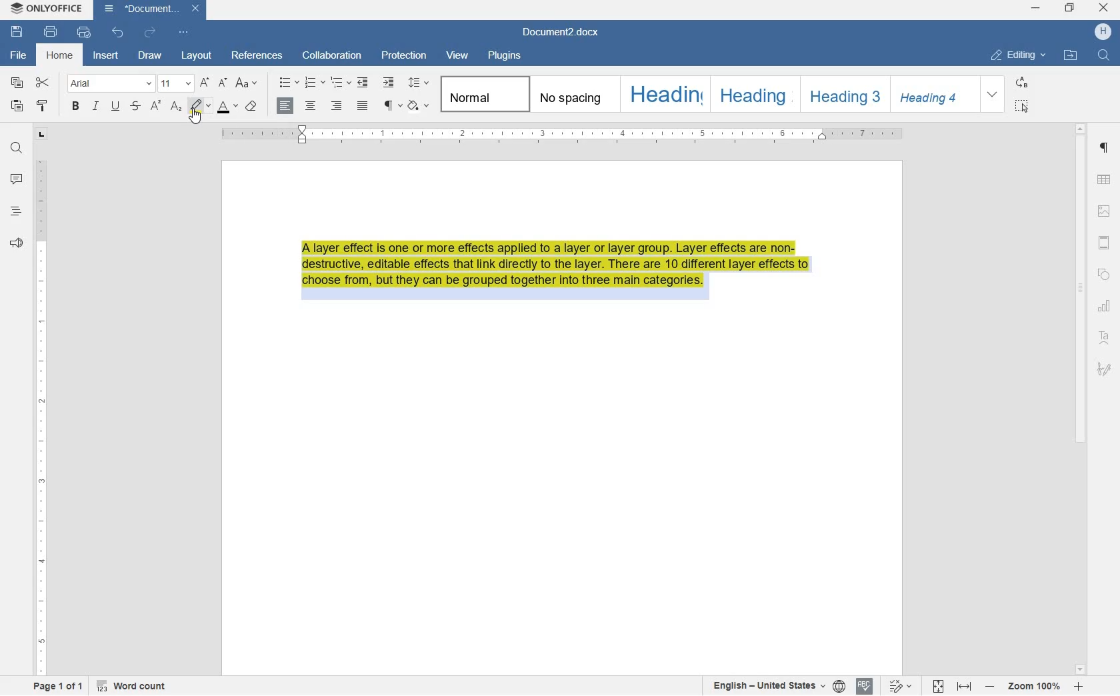 Image resolution: width=1120 pixels, height=696 pixels. I want to click on BOLD, so click(77, 107).